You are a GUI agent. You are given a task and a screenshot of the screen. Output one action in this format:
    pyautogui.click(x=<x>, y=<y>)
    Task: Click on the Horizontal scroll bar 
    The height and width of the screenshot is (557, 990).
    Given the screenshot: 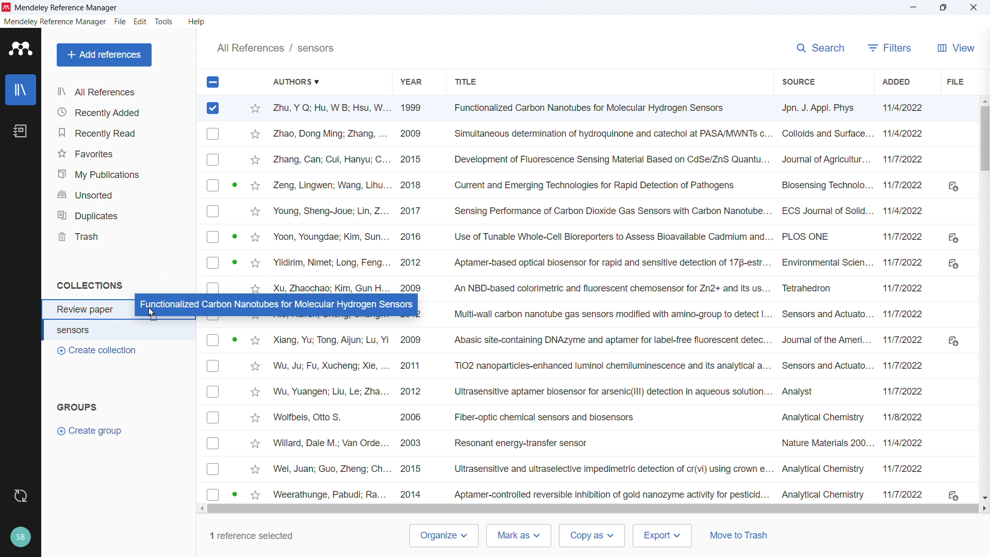 What is the action you would take?
    pyautogui.click(x=595, y=509)
    